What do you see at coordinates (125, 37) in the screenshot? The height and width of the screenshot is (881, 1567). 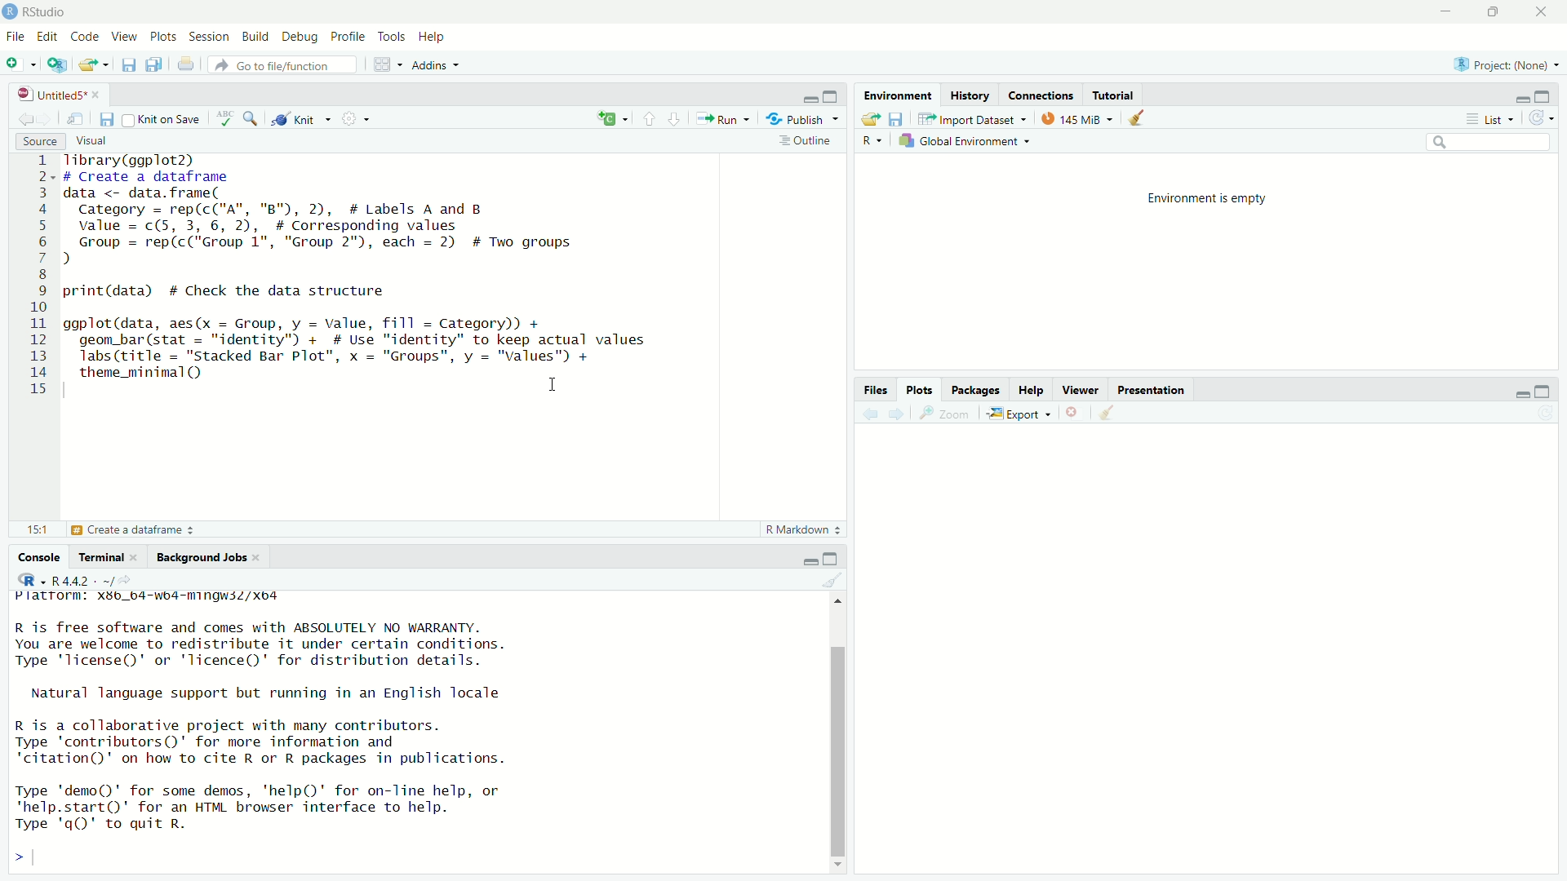 I see `View` at bounding box center [125, 37].